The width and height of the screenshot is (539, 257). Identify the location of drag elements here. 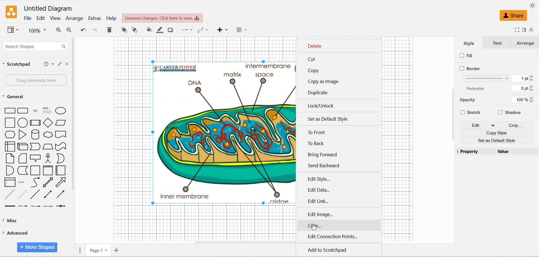
(34, 80).